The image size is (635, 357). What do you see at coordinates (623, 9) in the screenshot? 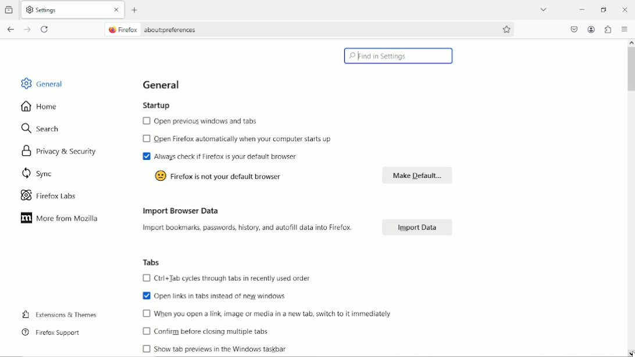
I see `Close` at bounding box center [623, 9].